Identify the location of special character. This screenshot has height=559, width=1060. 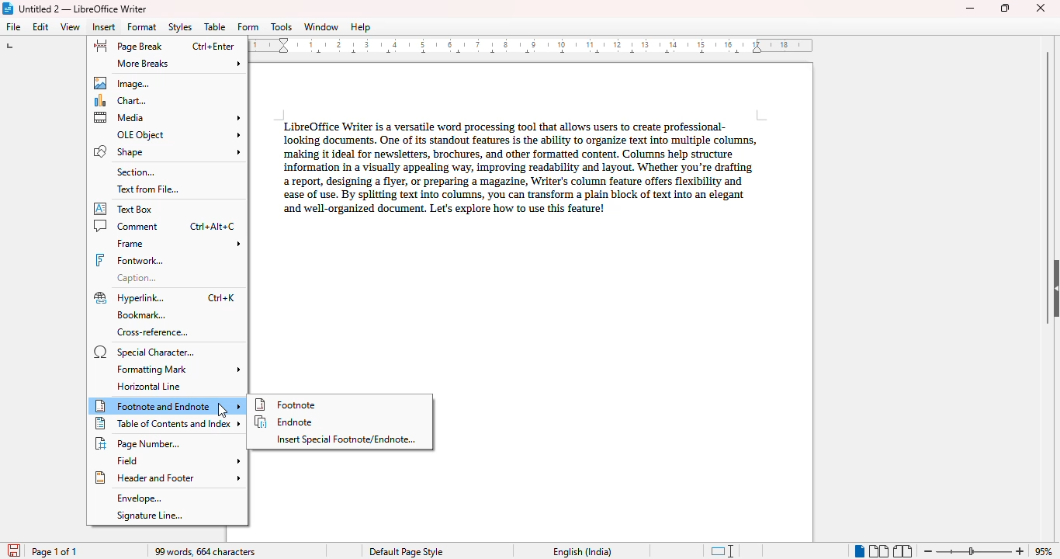
(145, 352).